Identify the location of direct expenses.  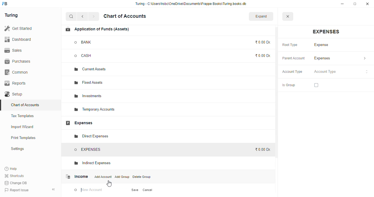
(91, 136).